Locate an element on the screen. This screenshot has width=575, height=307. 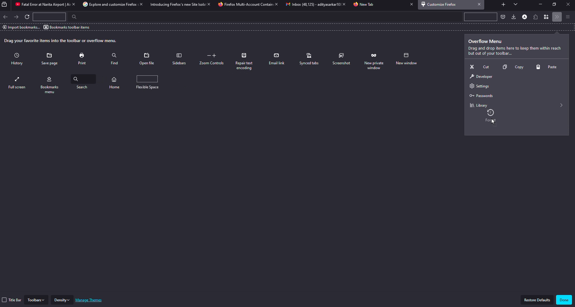
copy is located at coordinates (511, 68).